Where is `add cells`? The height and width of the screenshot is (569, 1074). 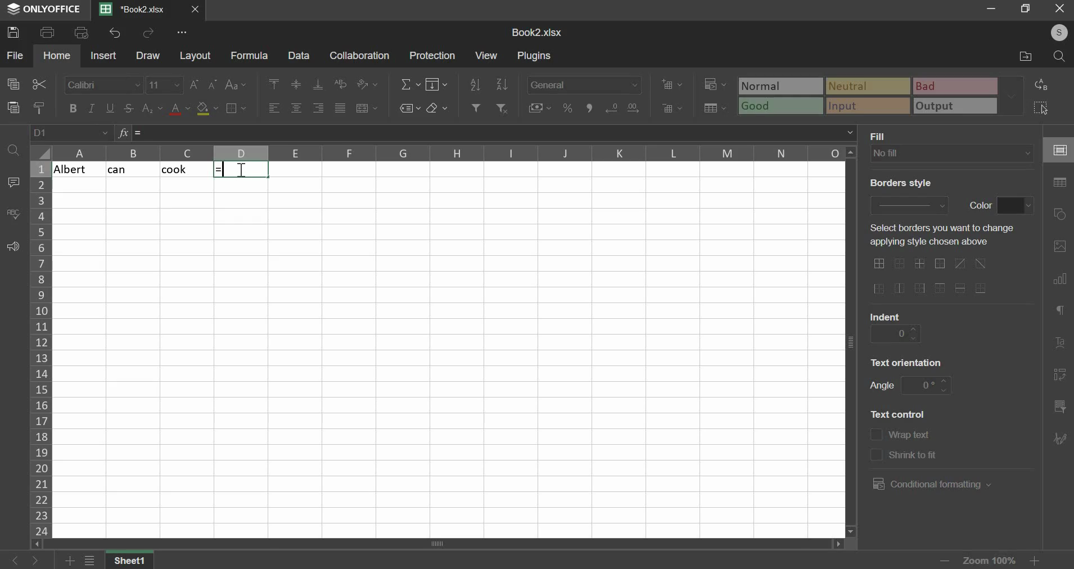
add cells is located at coordinates (672, 84).